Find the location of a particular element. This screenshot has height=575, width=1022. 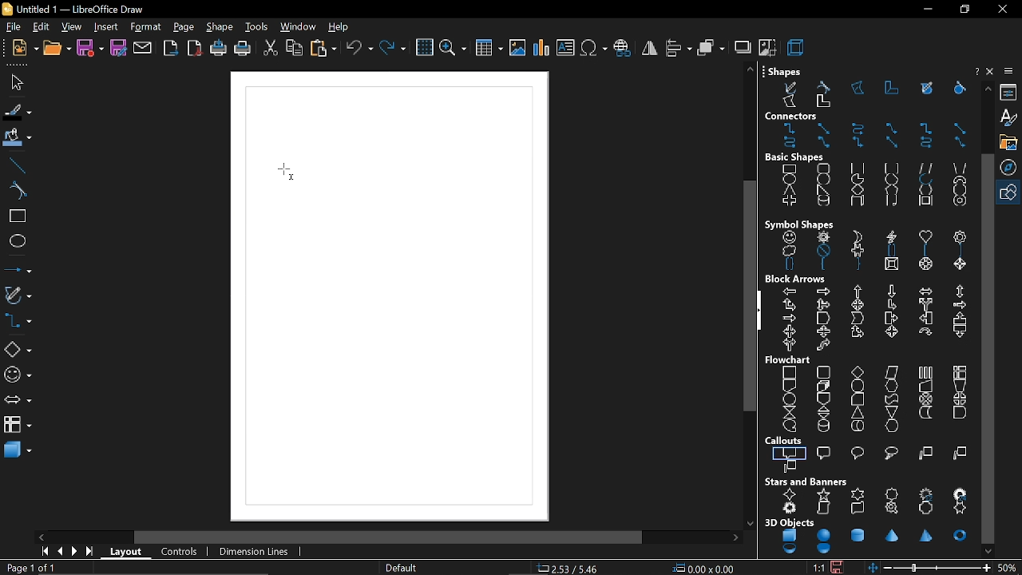

half sphere is located at coordinates (824, 549).